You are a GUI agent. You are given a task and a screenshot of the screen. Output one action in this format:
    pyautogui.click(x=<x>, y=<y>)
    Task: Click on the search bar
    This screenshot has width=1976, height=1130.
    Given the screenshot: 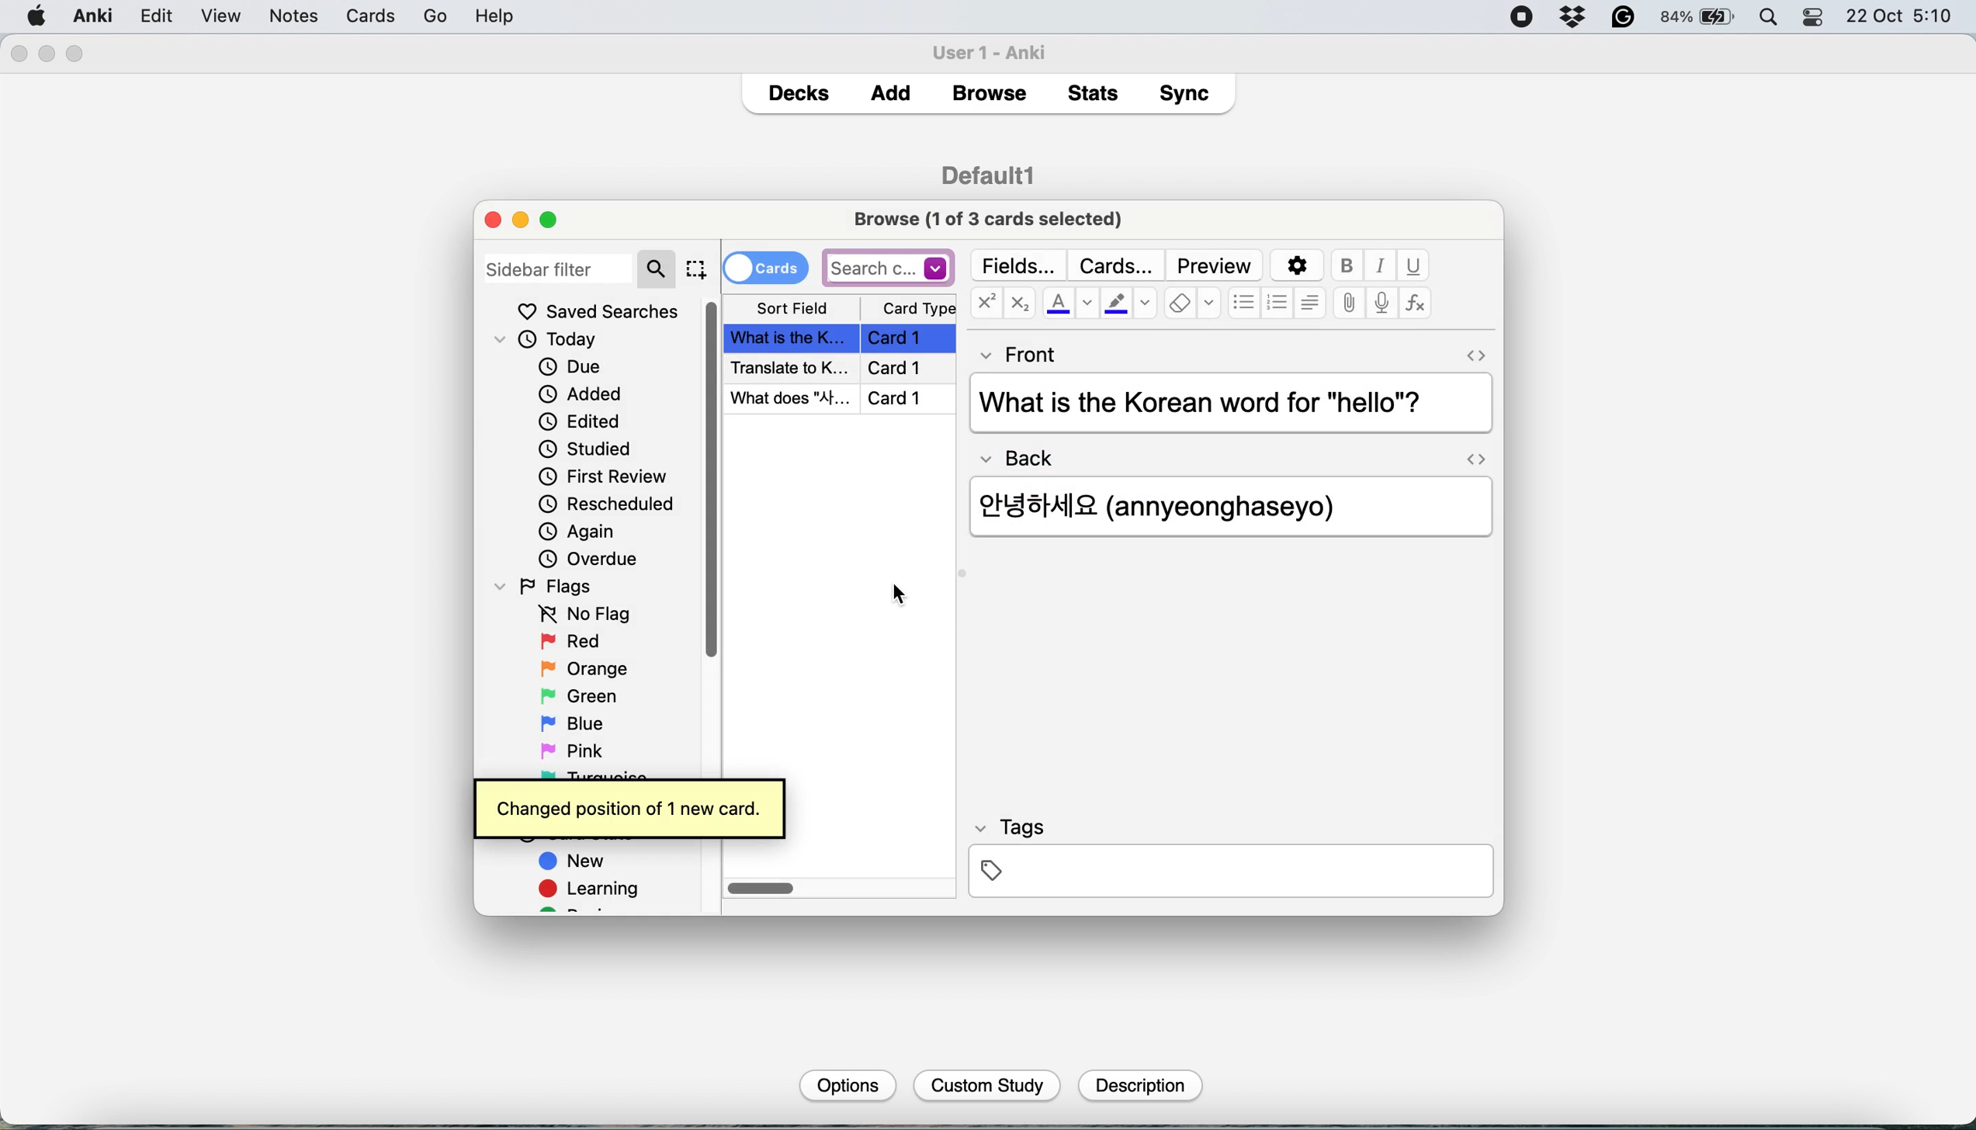 What is the action you would take?
    pyautogui.click(x=580, y=267)
    